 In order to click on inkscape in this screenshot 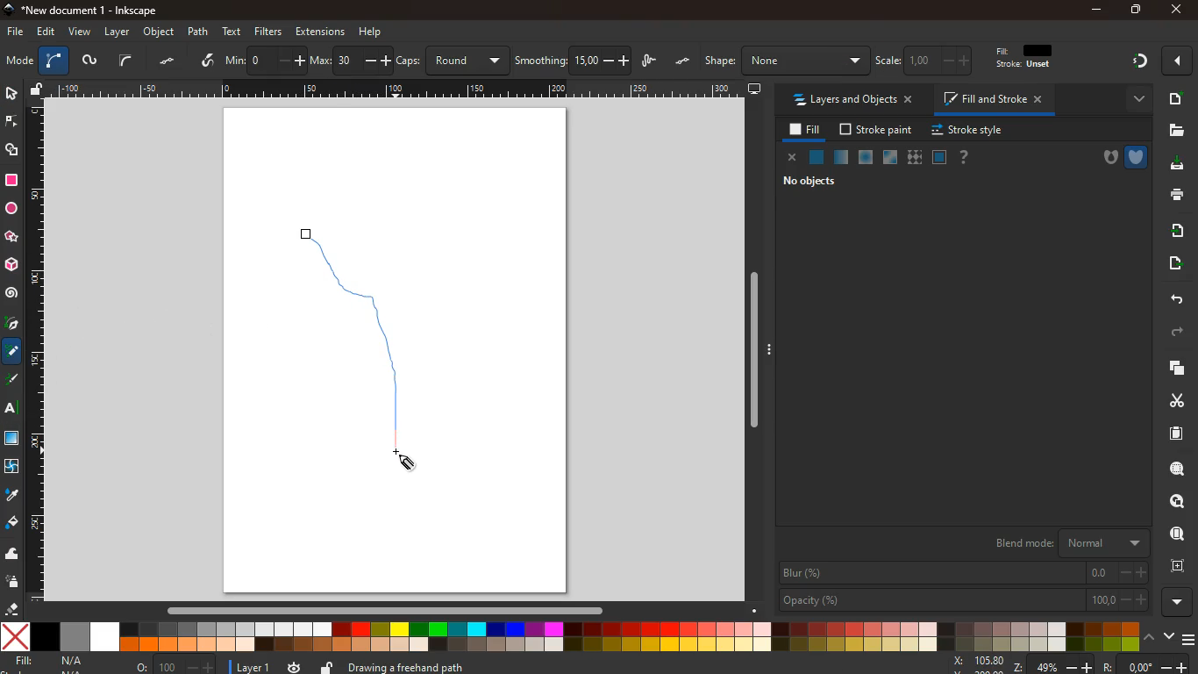, I will do `click(87, 9)`.